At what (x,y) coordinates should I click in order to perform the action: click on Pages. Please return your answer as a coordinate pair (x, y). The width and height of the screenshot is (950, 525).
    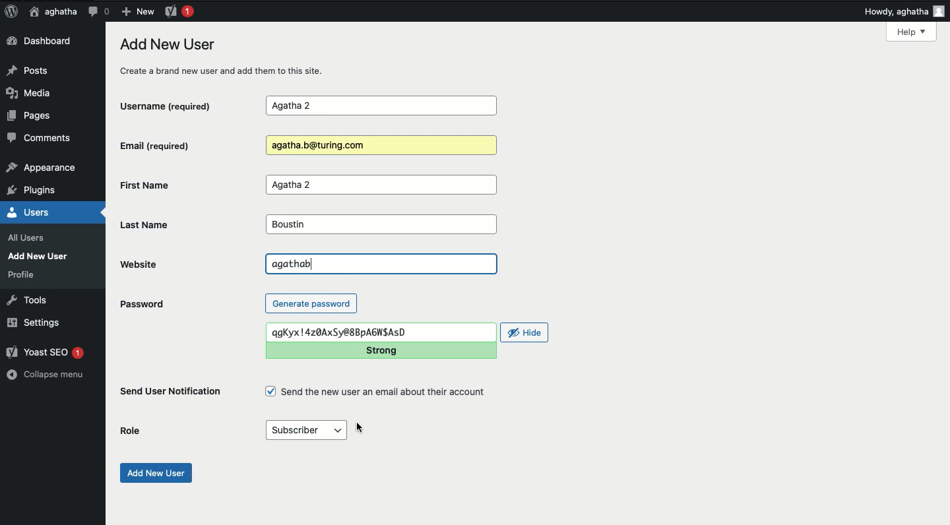
    Looking at the image, I should click on (33, 118).